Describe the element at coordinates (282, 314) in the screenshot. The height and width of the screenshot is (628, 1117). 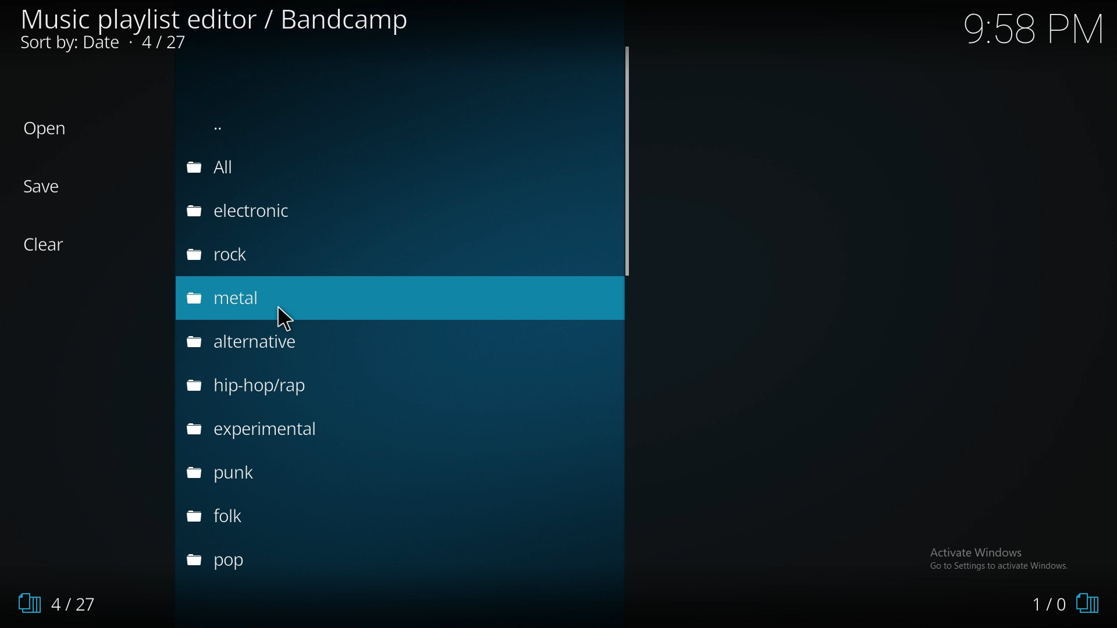
I see `pointer cursor` at that location.